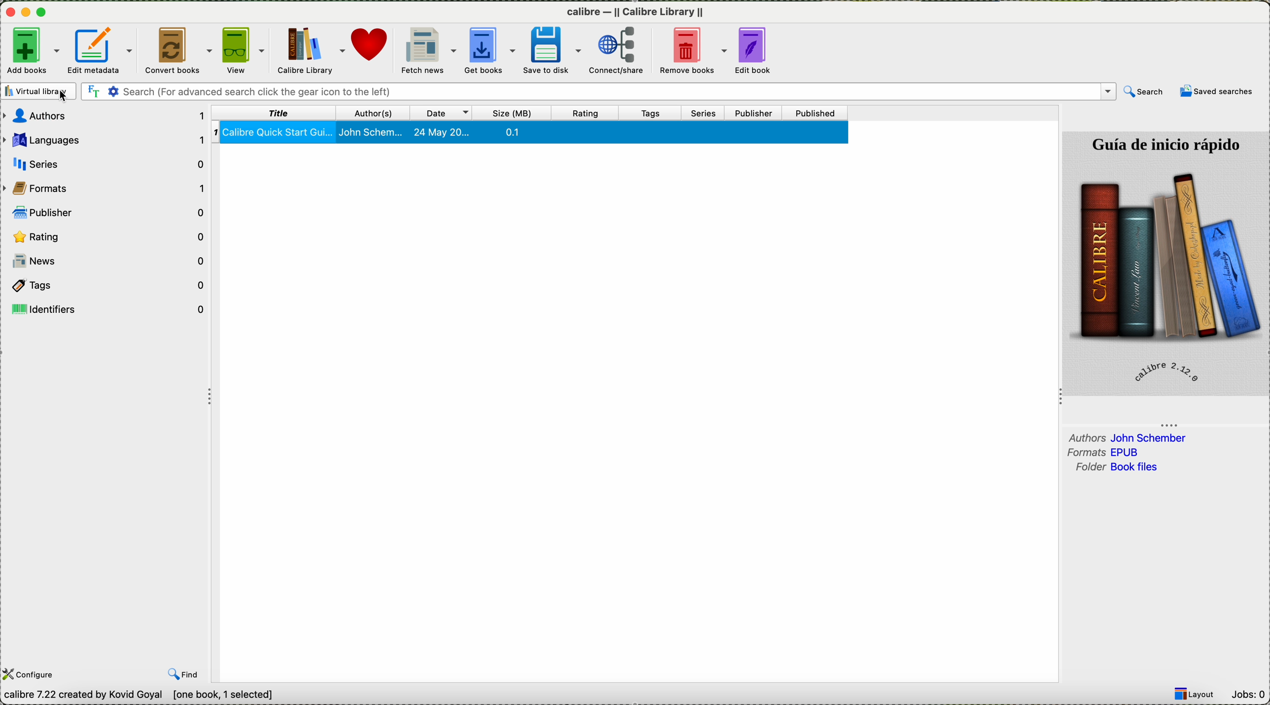  What do you see at coordinates (107, 188) in the screenshot?
I see `formats` at bounding box center [107, 188].